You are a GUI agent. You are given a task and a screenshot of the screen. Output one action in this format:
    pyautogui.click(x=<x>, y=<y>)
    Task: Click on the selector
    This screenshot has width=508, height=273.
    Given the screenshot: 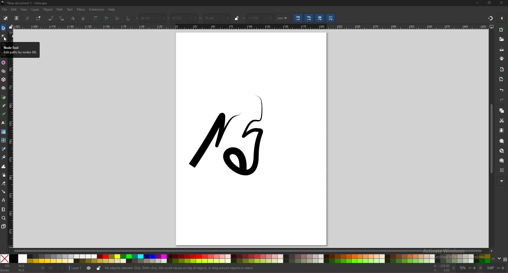 What is the action you would take?
    pyautogui.click(x=3, y=28)
    